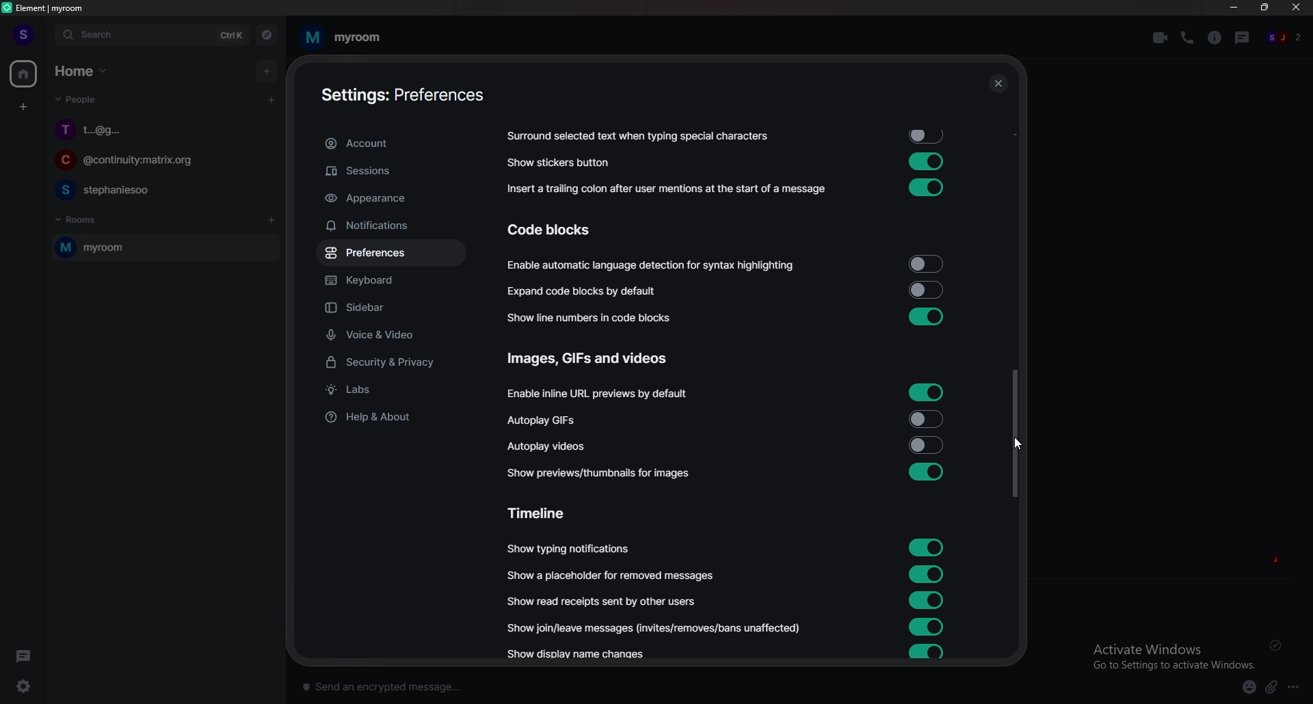  What do you see at coordinates (397, 96) in the screenshot?
I see `settings account` at bounding box center [397, 96].